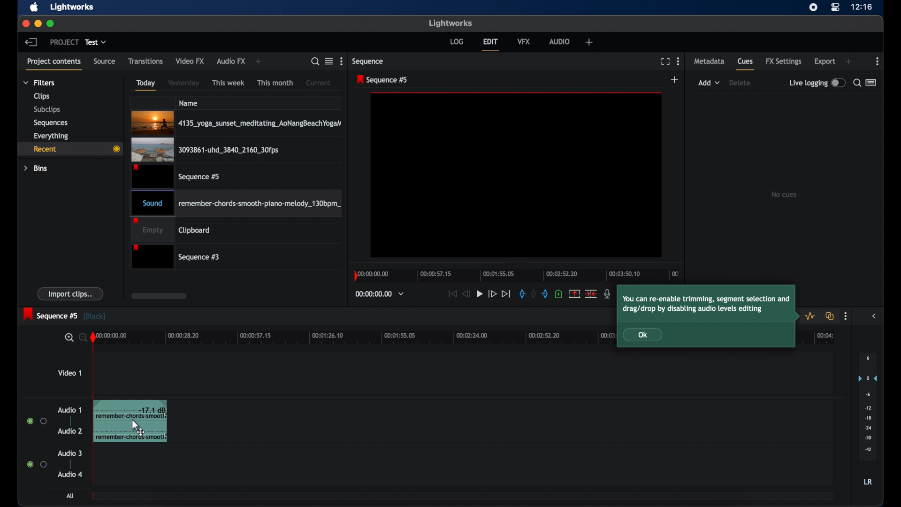 This screenshot has height=507, width=901. I want to click on this week, so click(229, 83).